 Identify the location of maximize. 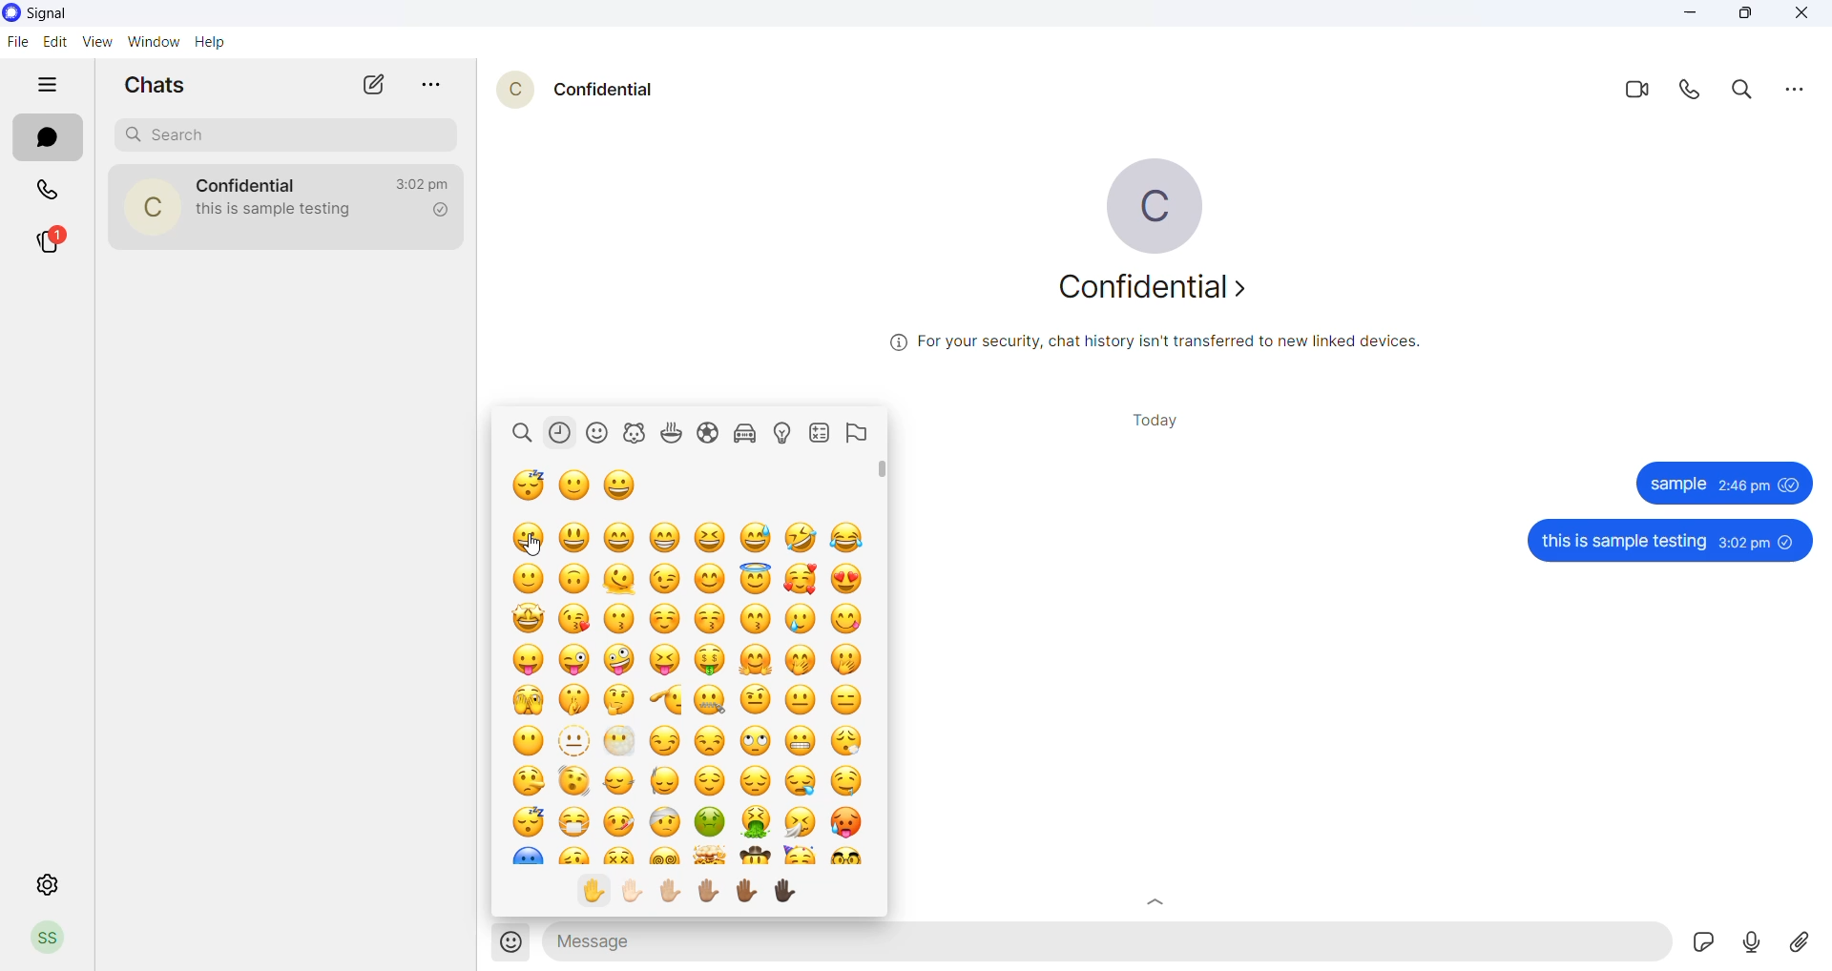
(1741, 16).